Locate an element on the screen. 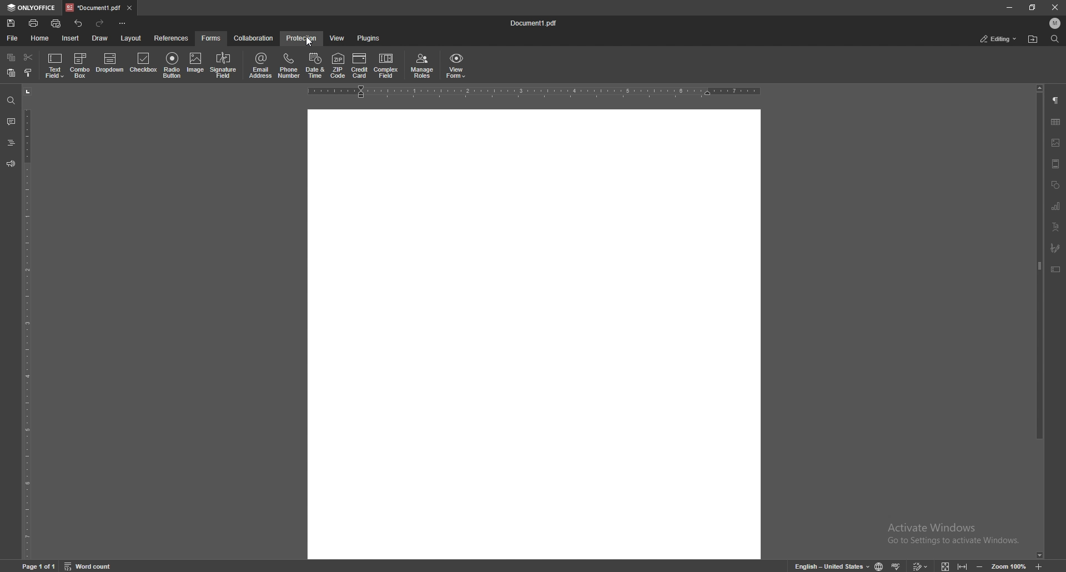 The image size is (1066, 572). file is located at coordinates (13, 38).